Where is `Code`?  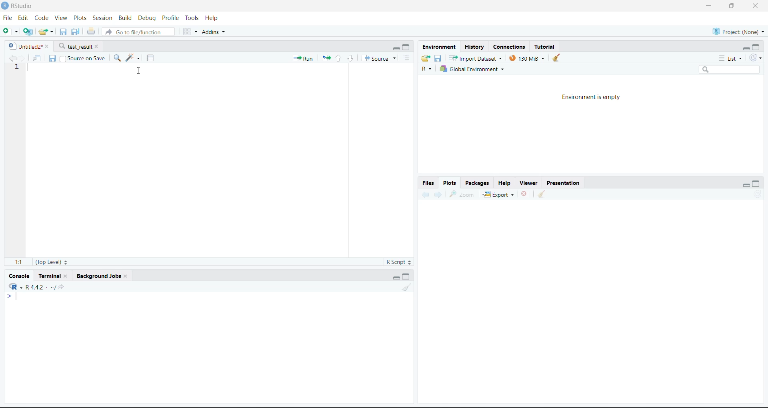 Code is located at coordinates (41, 18).